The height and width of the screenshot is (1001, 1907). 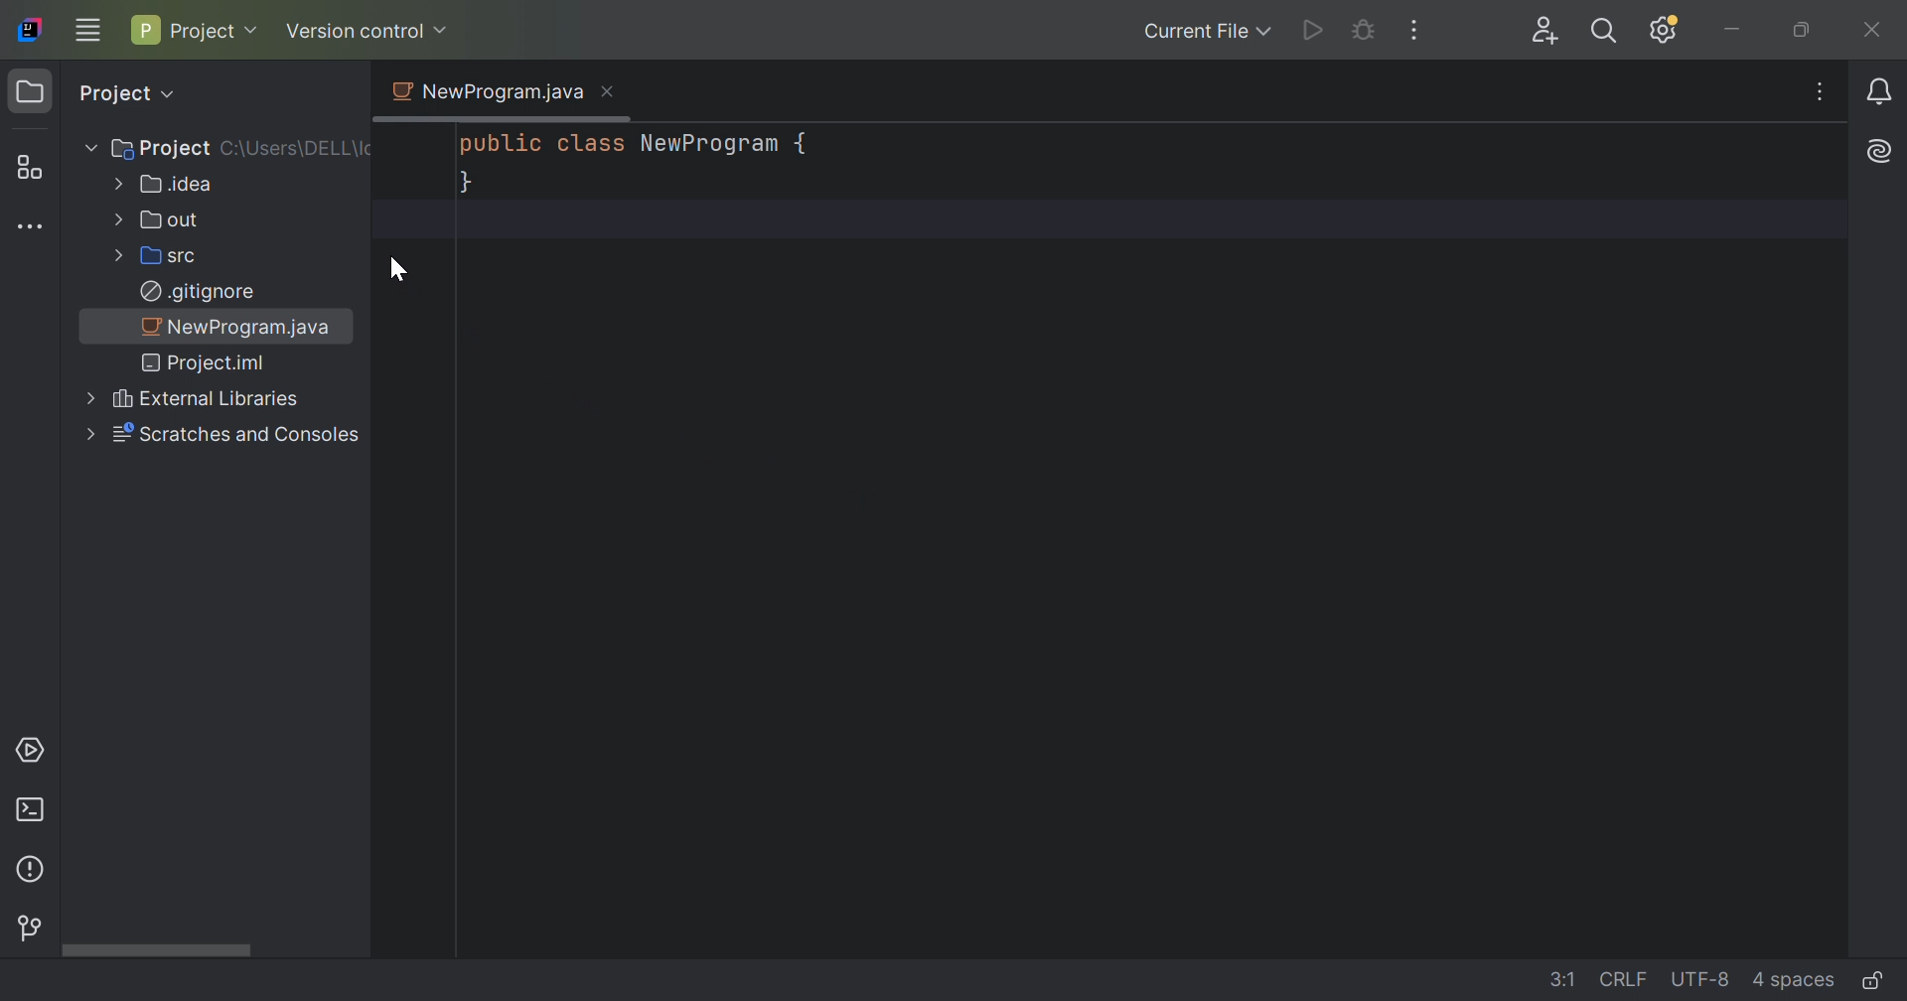 What do you see at coordinates (1667, 32) in the screenshot?
I see `Updates Available. IDE and Project settings` at bounding box center [1667, 32].